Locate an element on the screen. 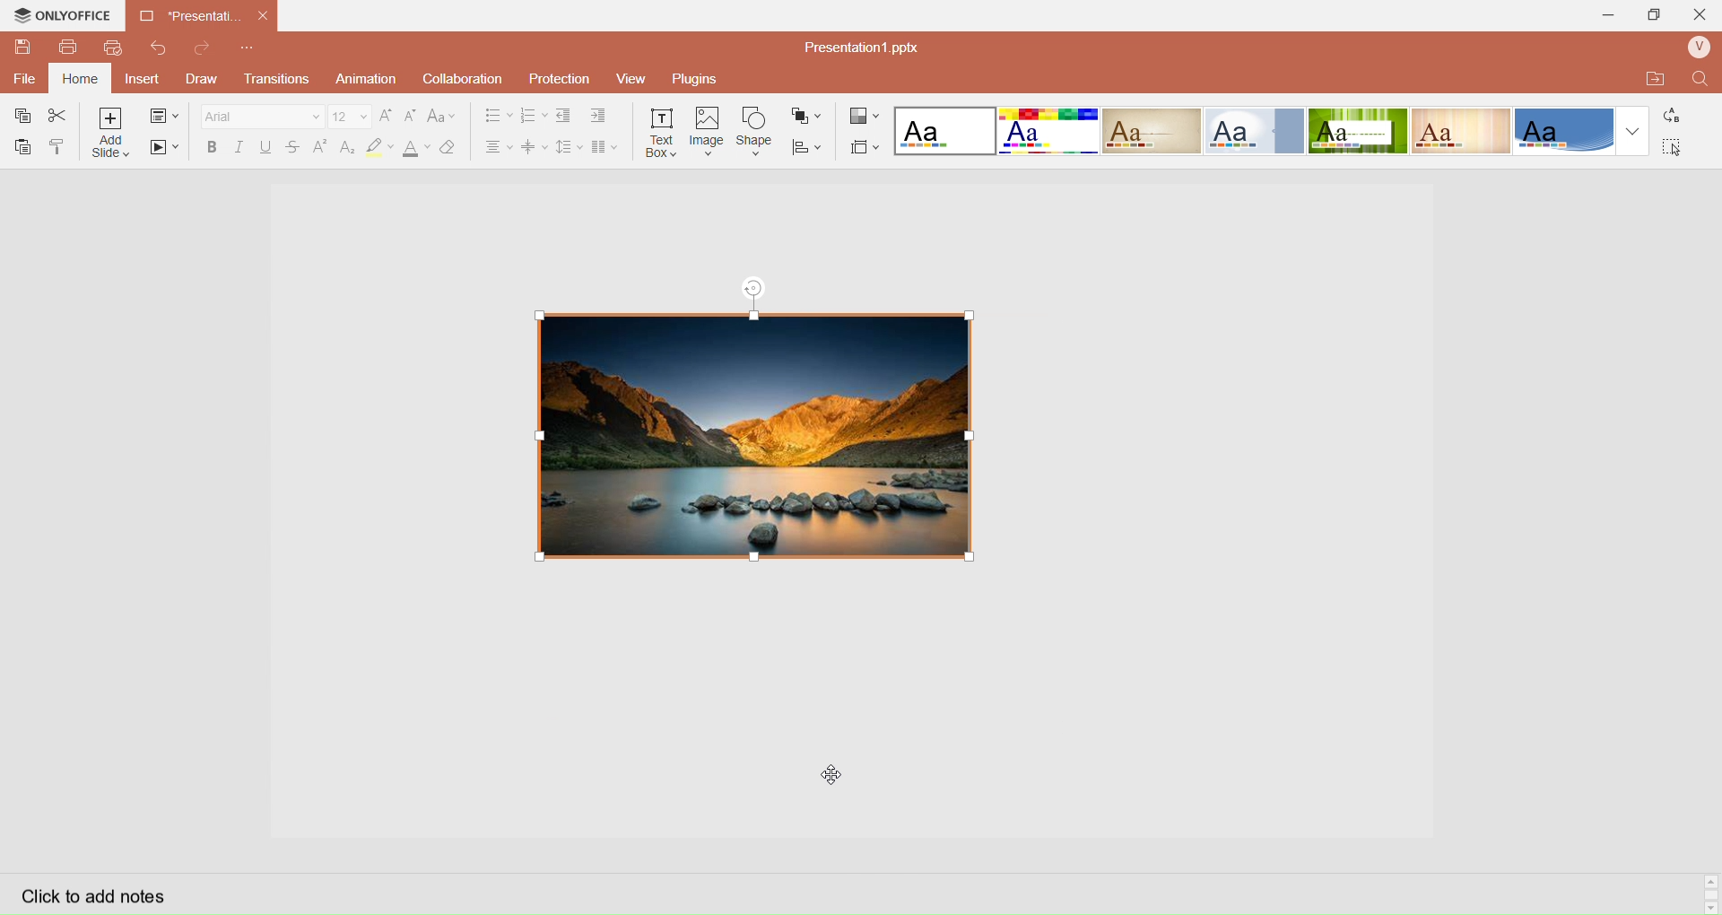  Click to add notes is located at coordinates (100, 894).